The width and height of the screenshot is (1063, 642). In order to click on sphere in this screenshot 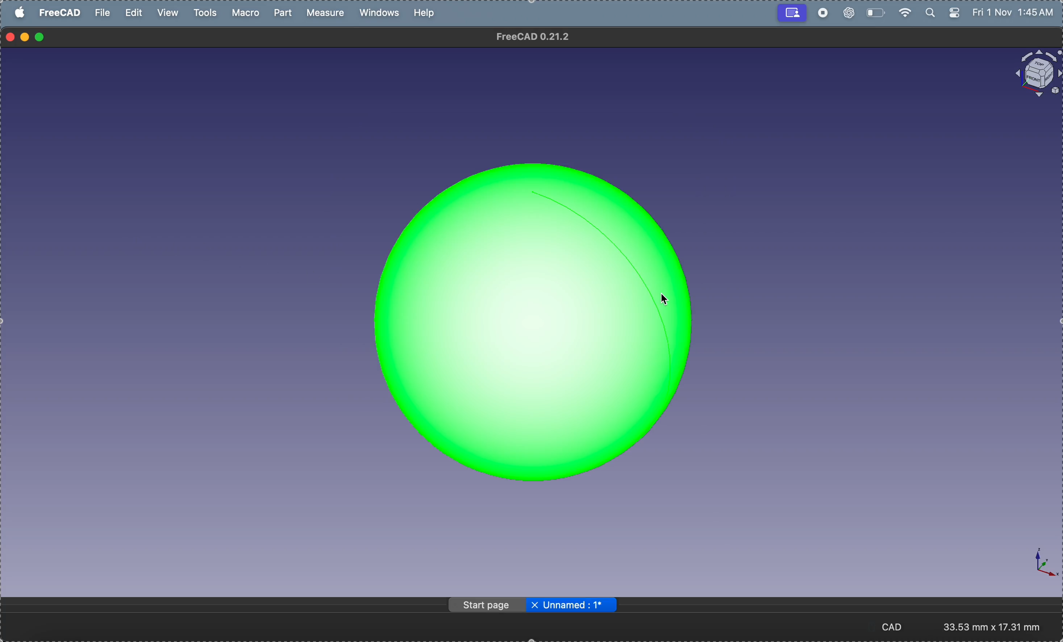, I will do `click(537, 317)`.